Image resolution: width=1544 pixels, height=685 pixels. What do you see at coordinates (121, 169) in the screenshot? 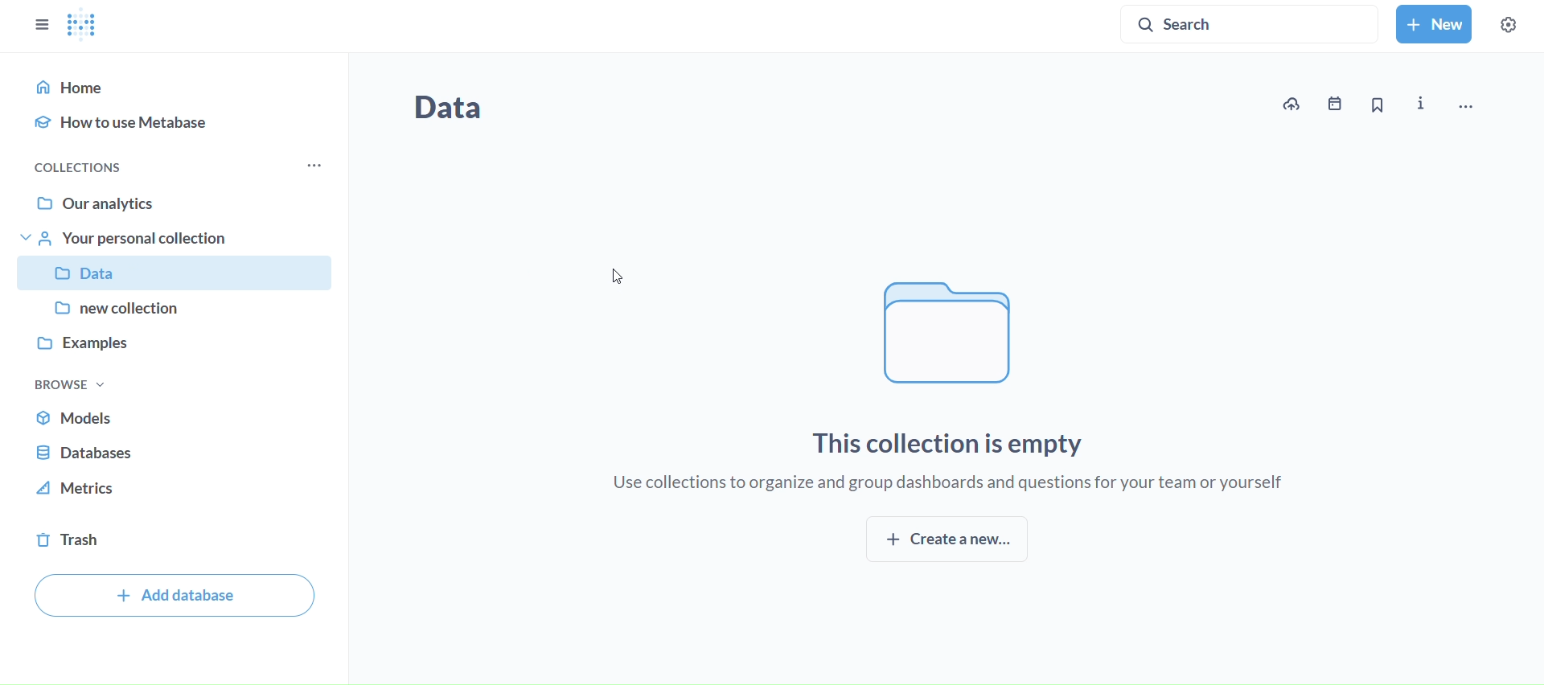
I see `collections` at bounding box center [121, 169].